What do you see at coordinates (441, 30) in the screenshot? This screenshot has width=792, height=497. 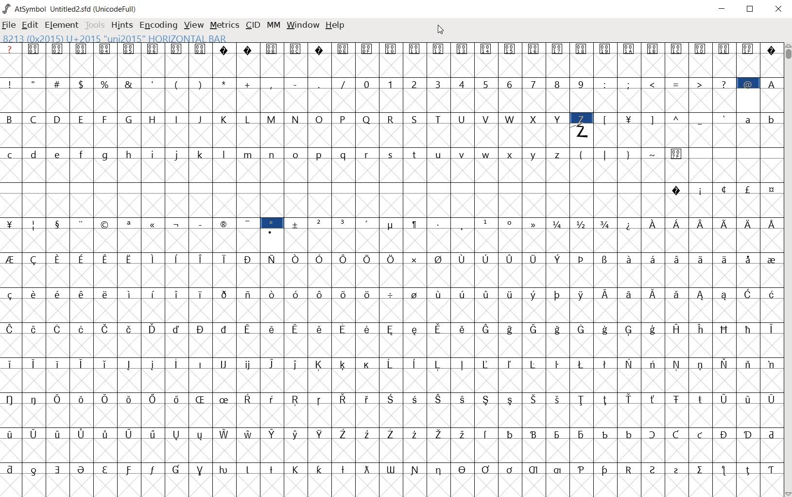 I see `CURSOR` at bounding box center [441, 30].